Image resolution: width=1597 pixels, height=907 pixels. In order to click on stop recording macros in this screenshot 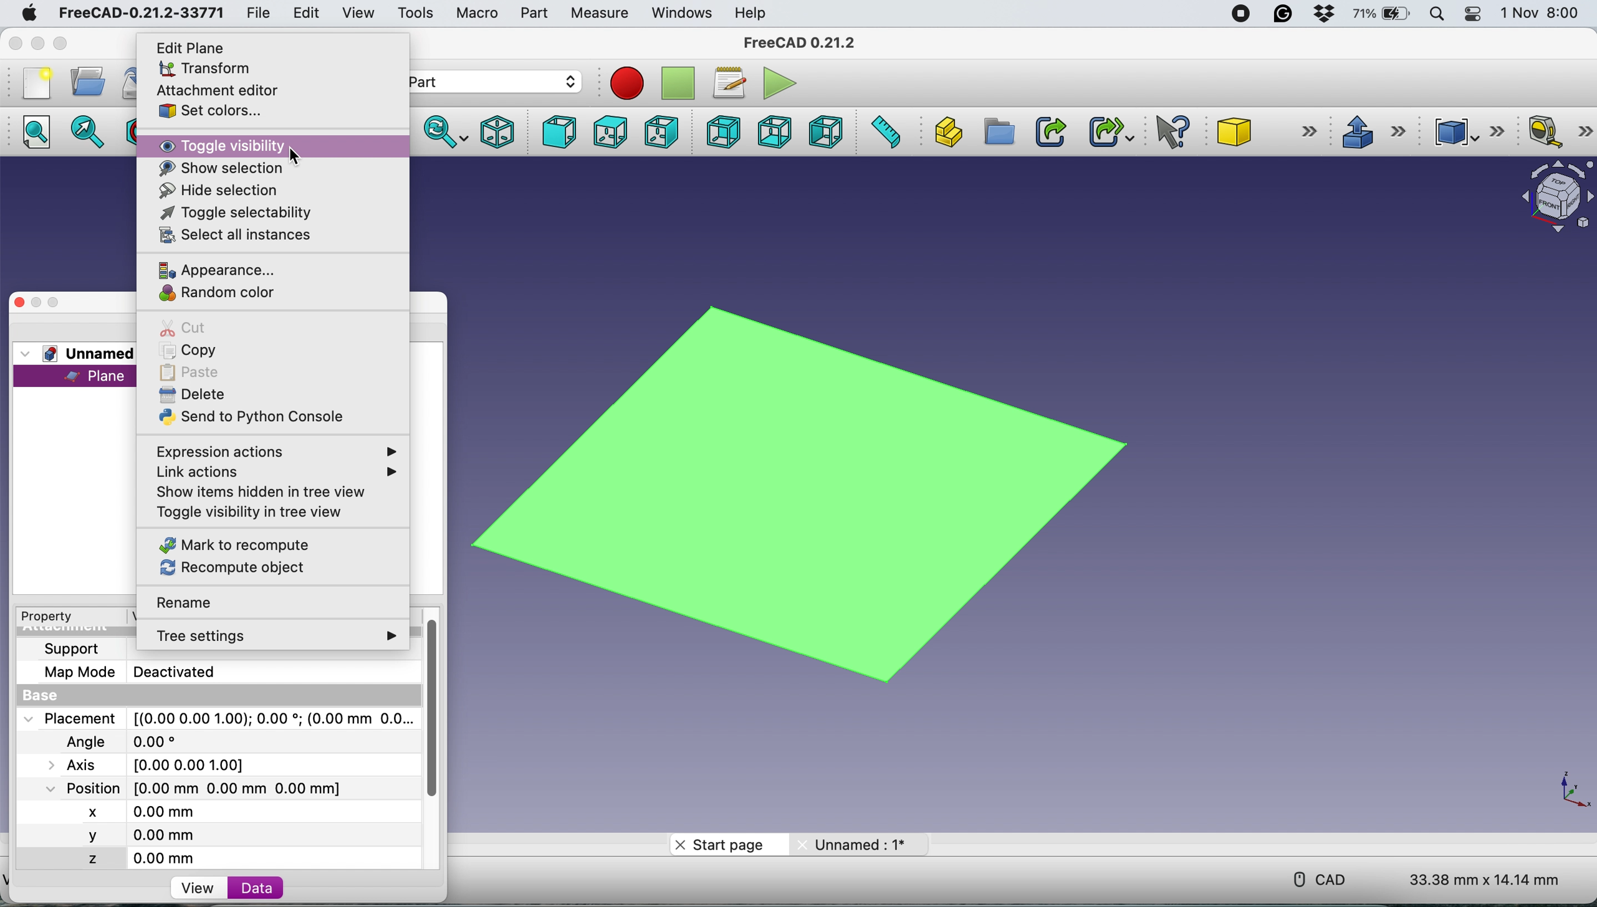, I will do `click(678, 83)`.